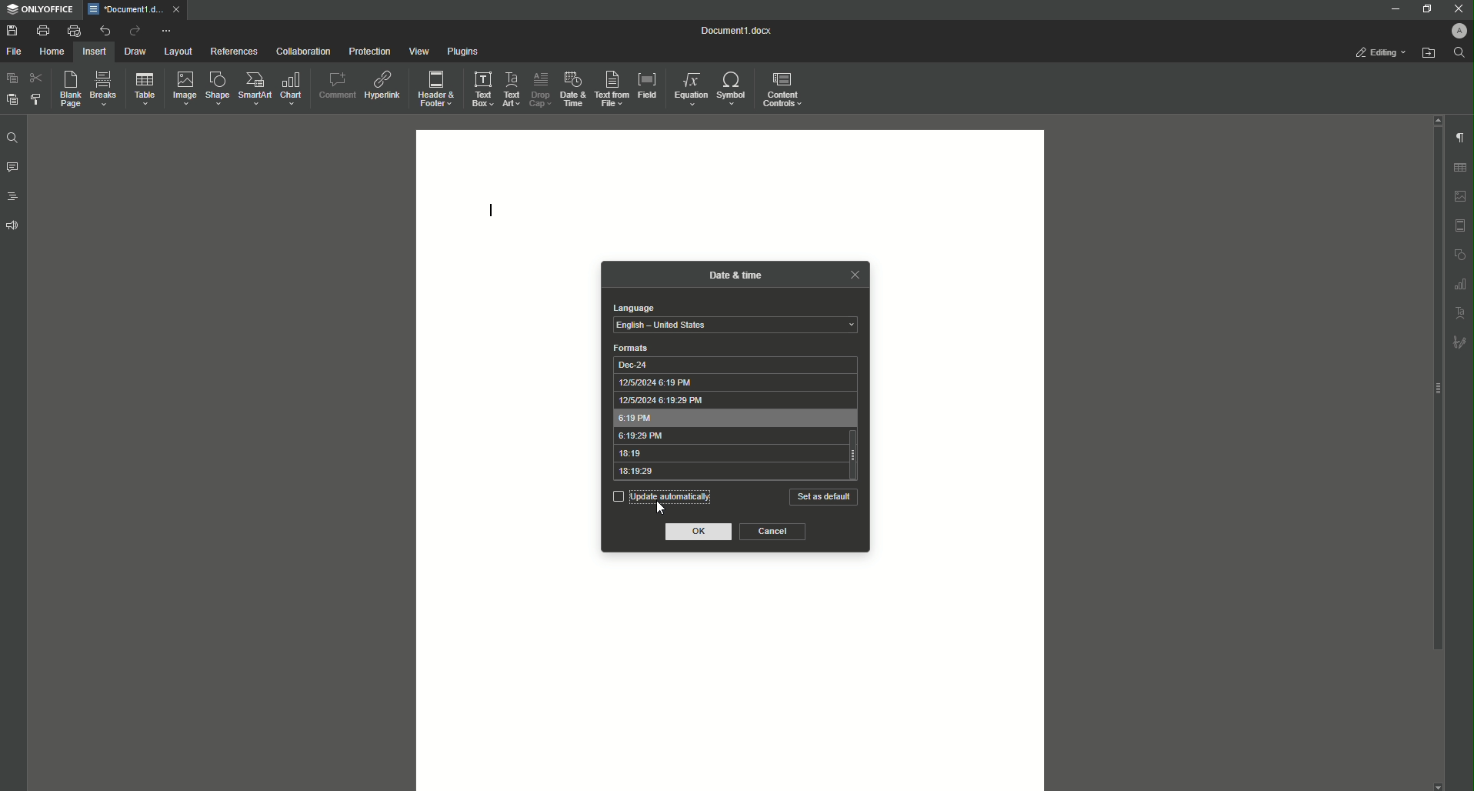 This screenshot has height=791, width=1474. I want to click on OK, so click(700, 532).